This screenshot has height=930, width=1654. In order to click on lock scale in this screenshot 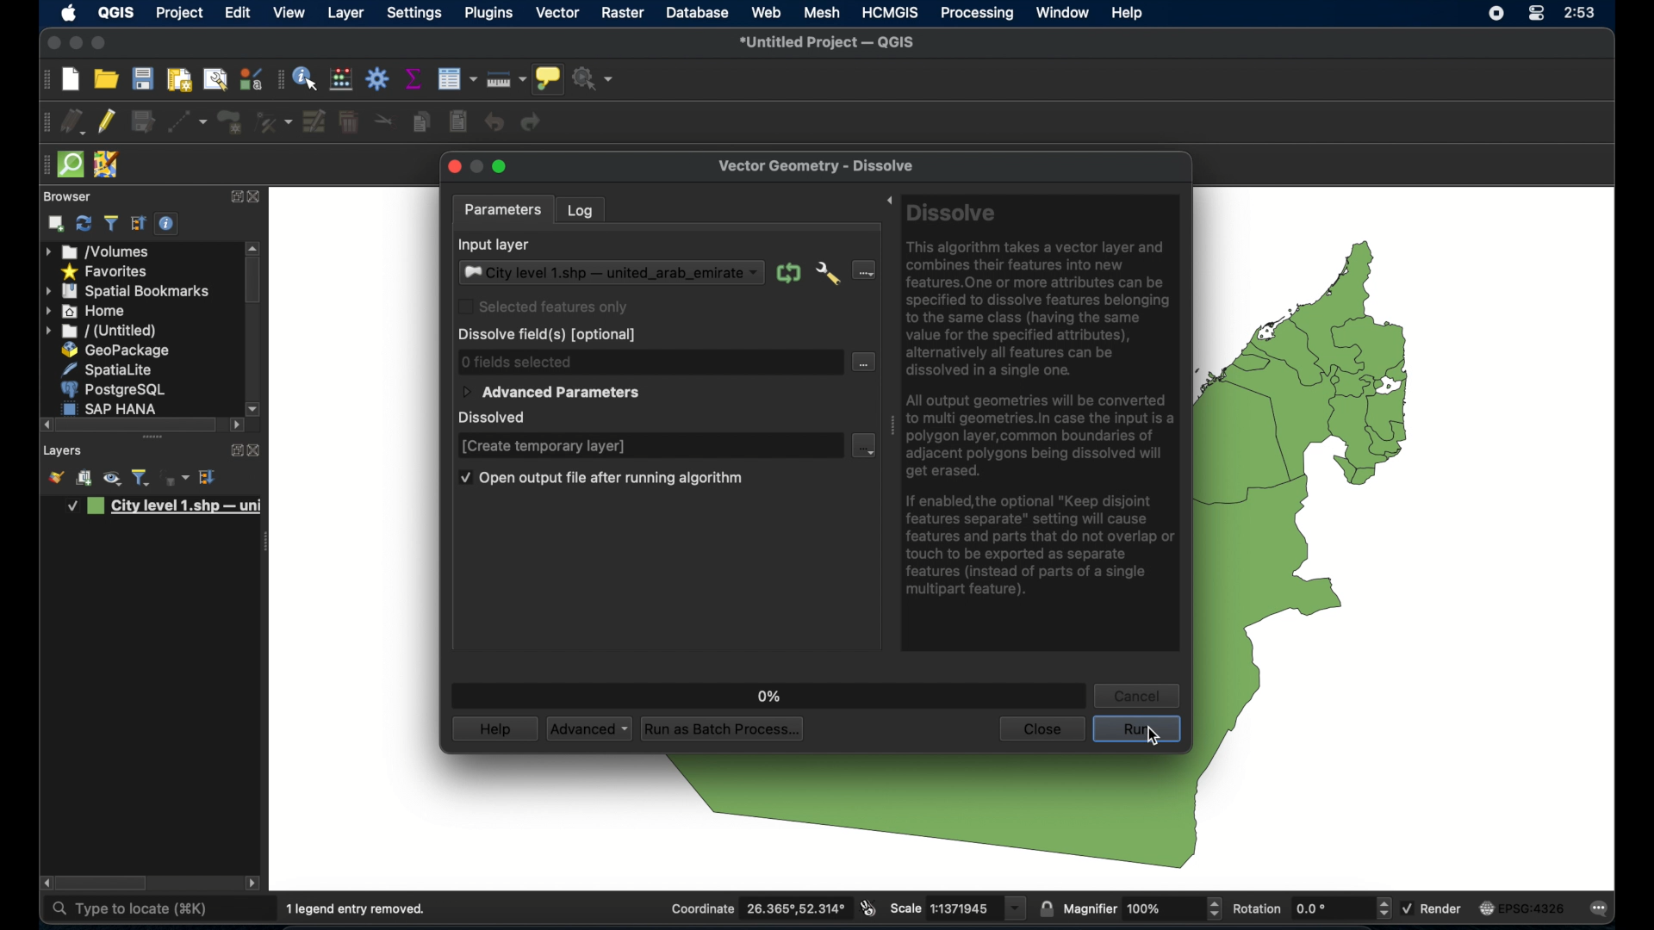, I will do `click(1047, 907)`.